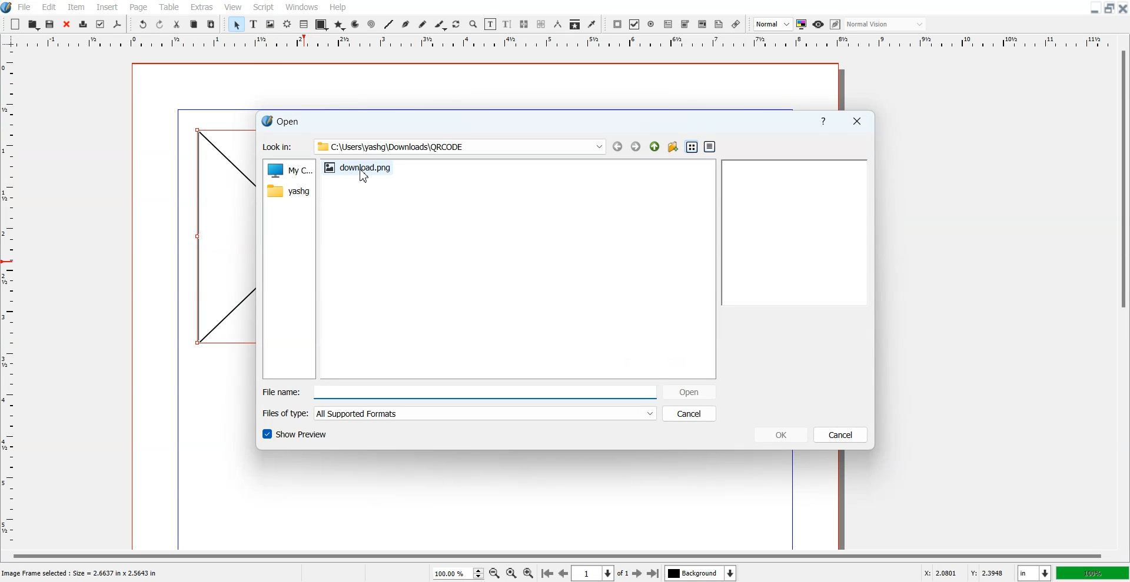 Image resolution: width=1130 pixels, height=582 pixels. What do you see at coordinates (365, 175) in the screenshot?
I see `Cursor` at bounding box center [365, 175].